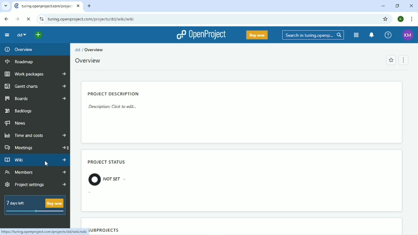 The height and width of the screenshot is (235, 418). Describe the element at coordinates (41, 20) in the screenshot. I see `View site information` at that location.